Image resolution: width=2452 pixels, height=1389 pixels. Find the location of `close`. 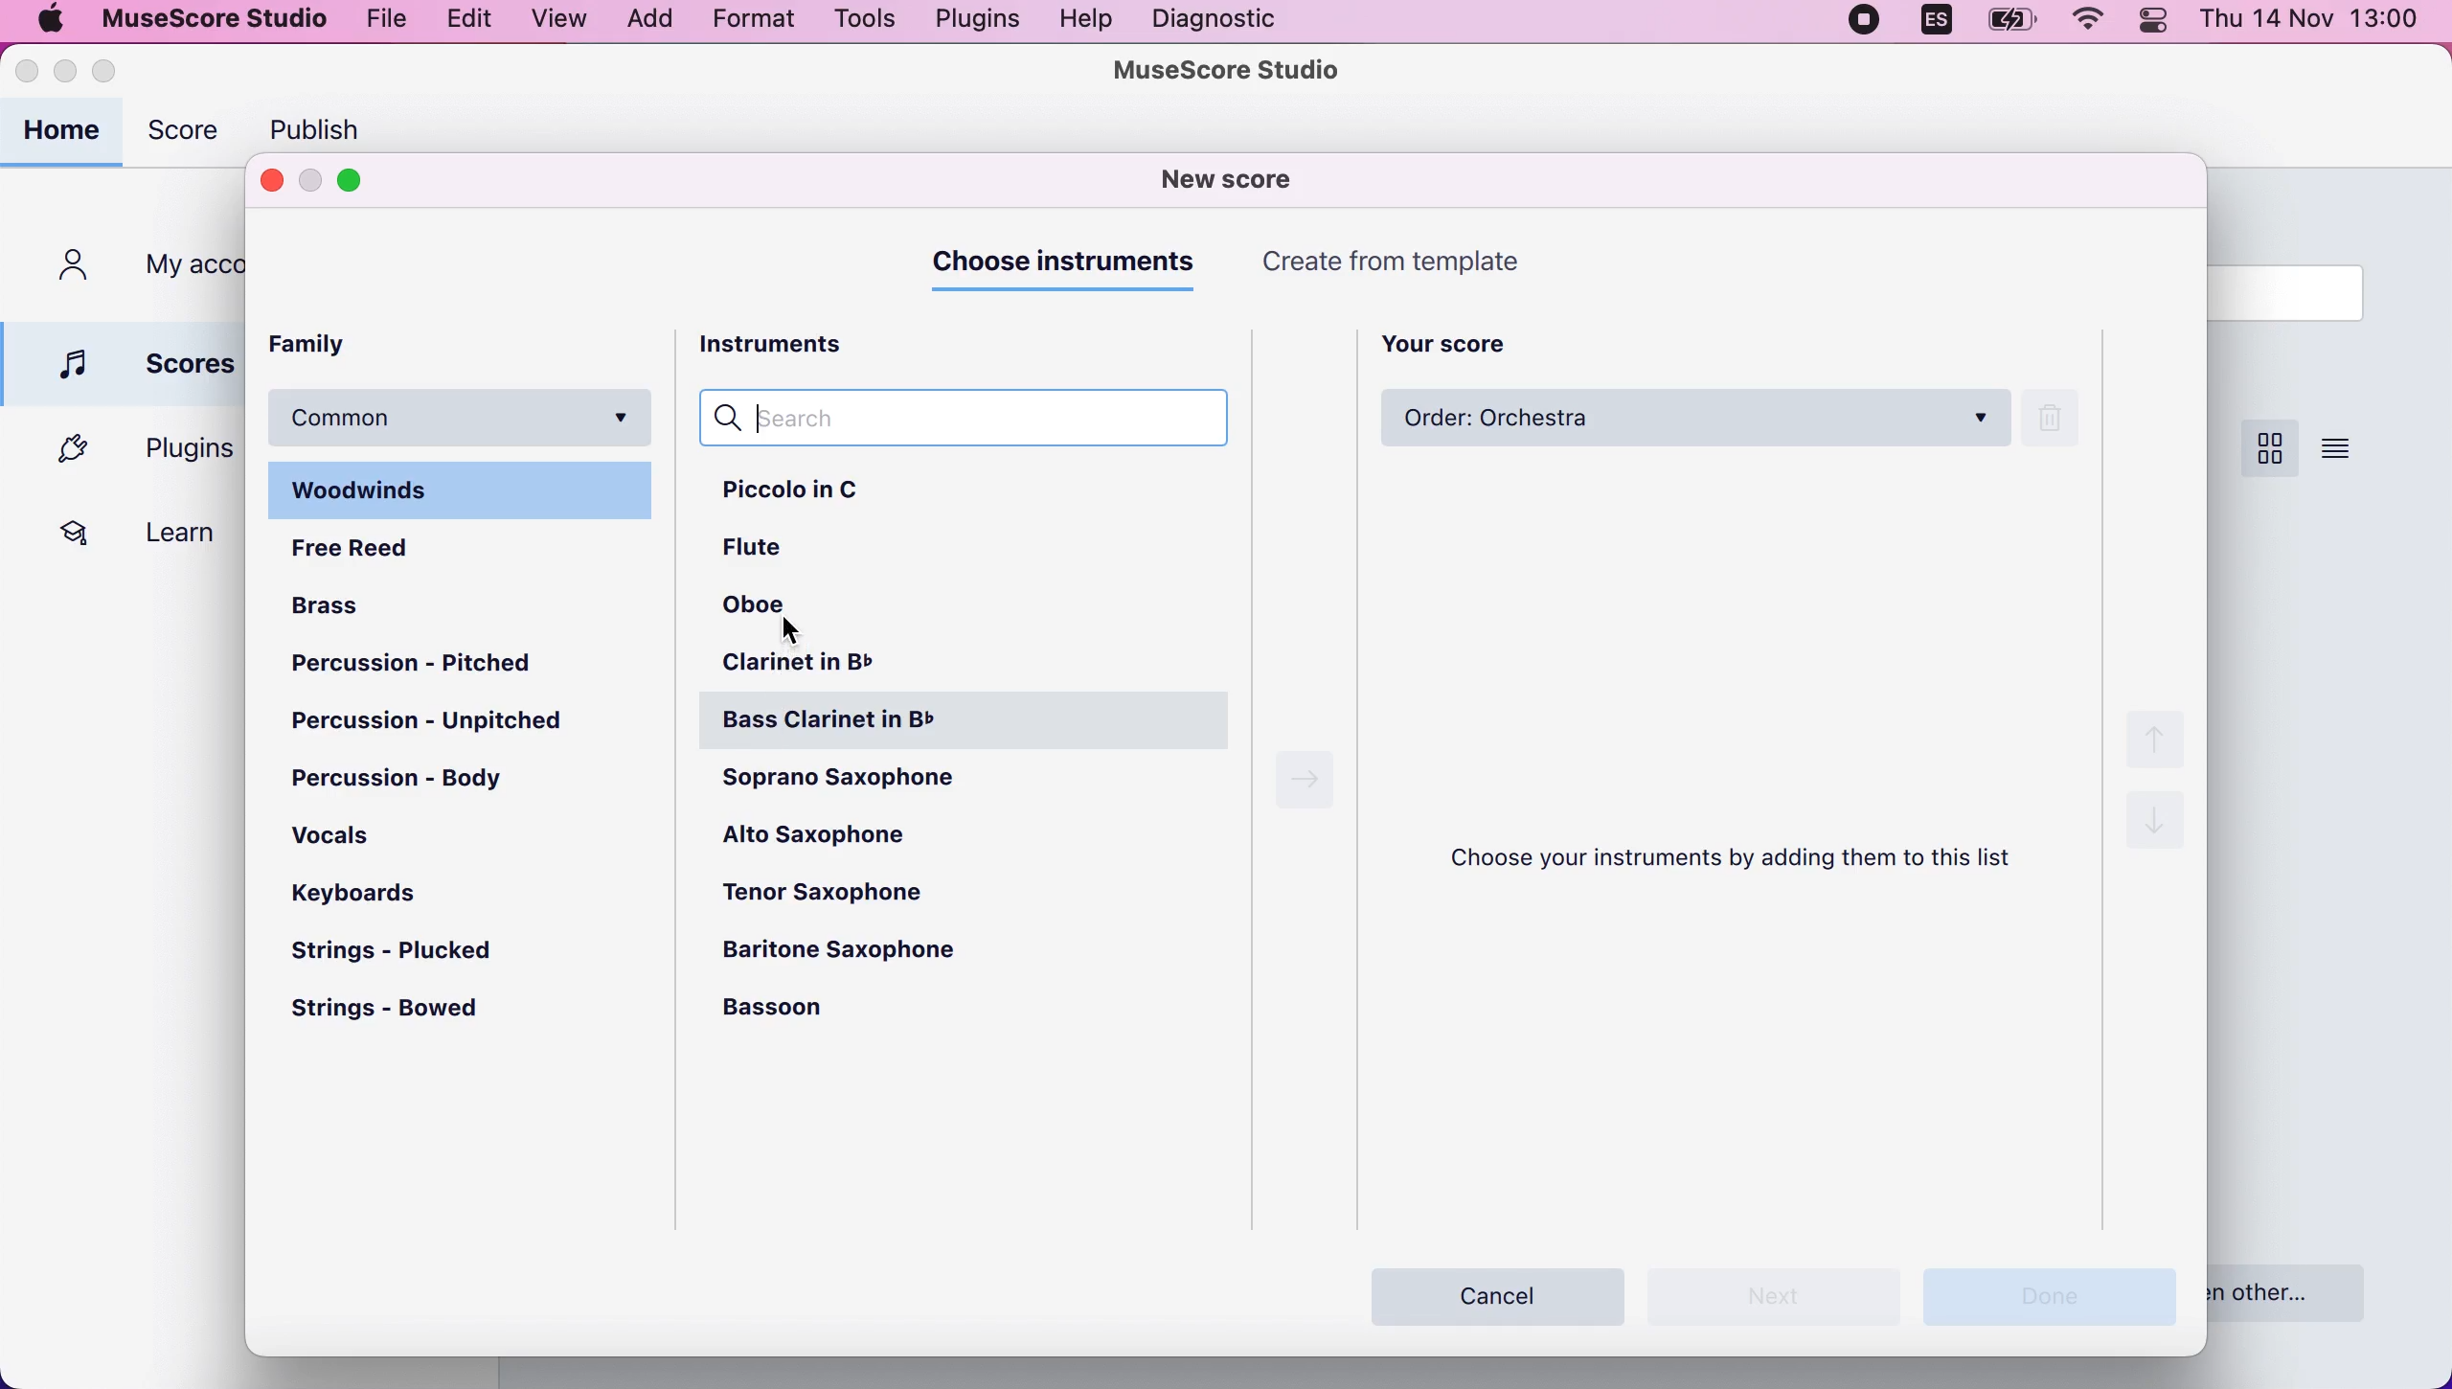

close is located at coordinates (271, 182).